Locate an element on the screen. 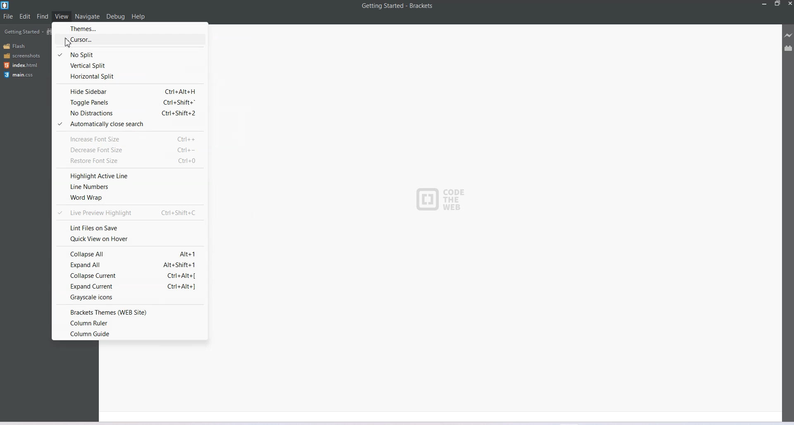 Image resolution: width=794 pixels, height=425 pixels. decrease font size is located at coordinates (128, 150).